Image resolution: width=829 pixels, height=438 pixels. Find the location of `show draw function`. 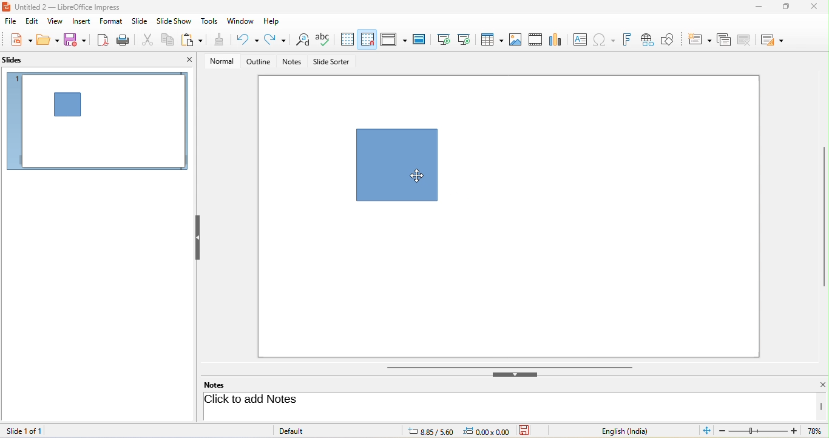

show draw function is located at coordinates (673, 38).